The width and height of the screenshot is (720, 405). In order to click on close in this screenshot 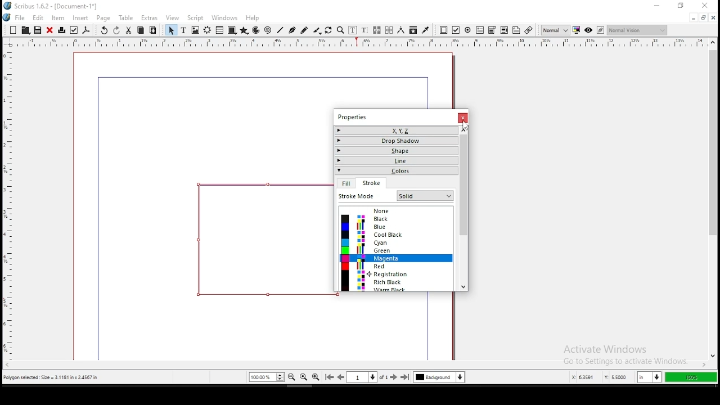, I will do `click(713, 18)`.